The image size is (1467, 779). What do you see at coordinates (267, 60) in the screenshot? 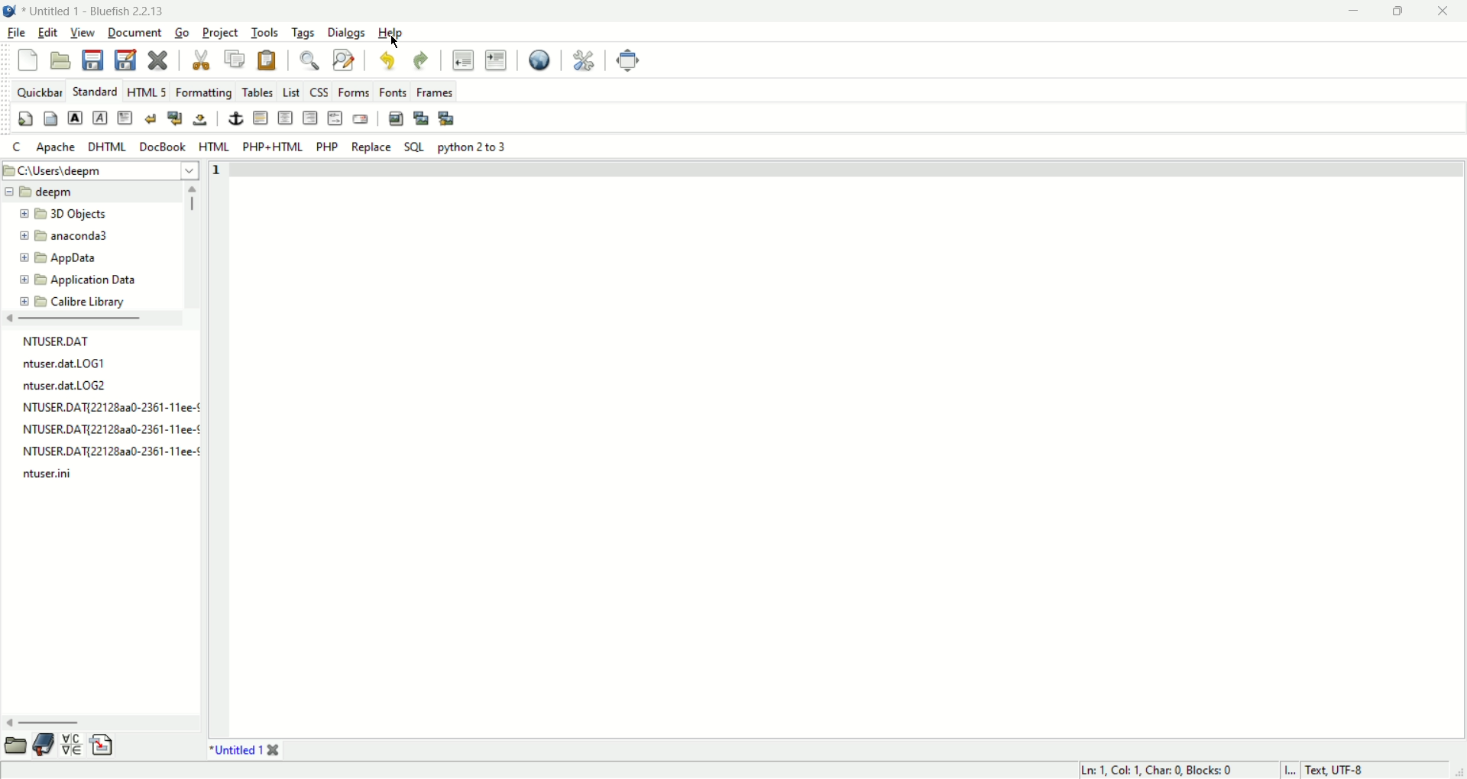
I see `paste` at bounding box center [267, 60].